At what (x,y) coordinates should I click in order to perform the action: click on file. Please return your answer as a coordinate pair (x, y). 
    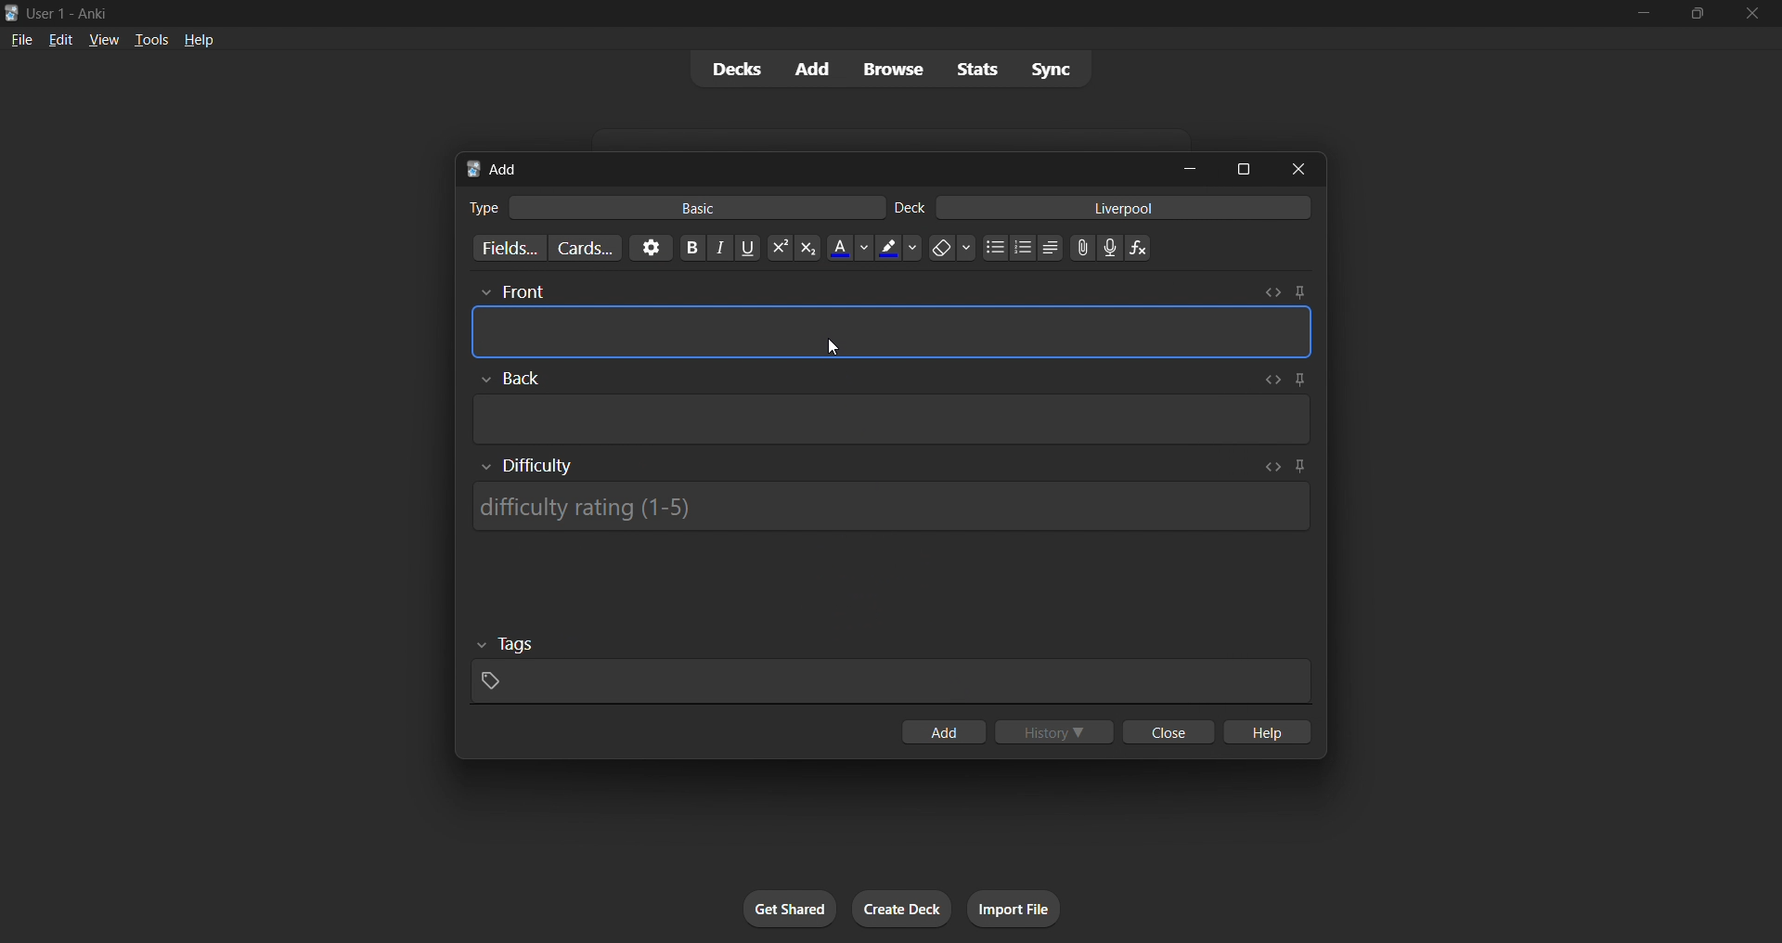
    Looking at the image, I should click on (21, 38).